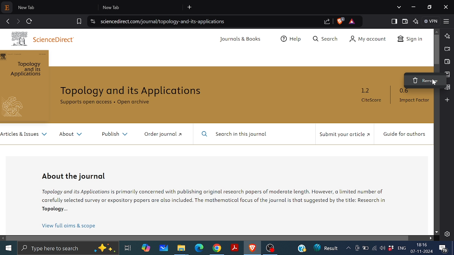  I want to click on Move up, so click(437, 32).